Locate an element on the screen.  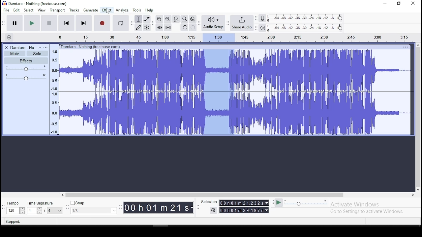
playback level is located at coordinates (305, 28).